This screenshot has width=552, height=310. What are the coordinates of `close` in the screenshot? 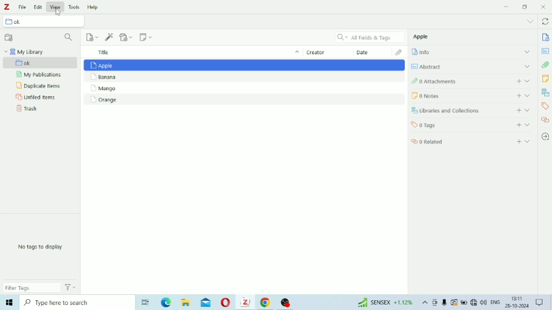 It's located at (545, 7).